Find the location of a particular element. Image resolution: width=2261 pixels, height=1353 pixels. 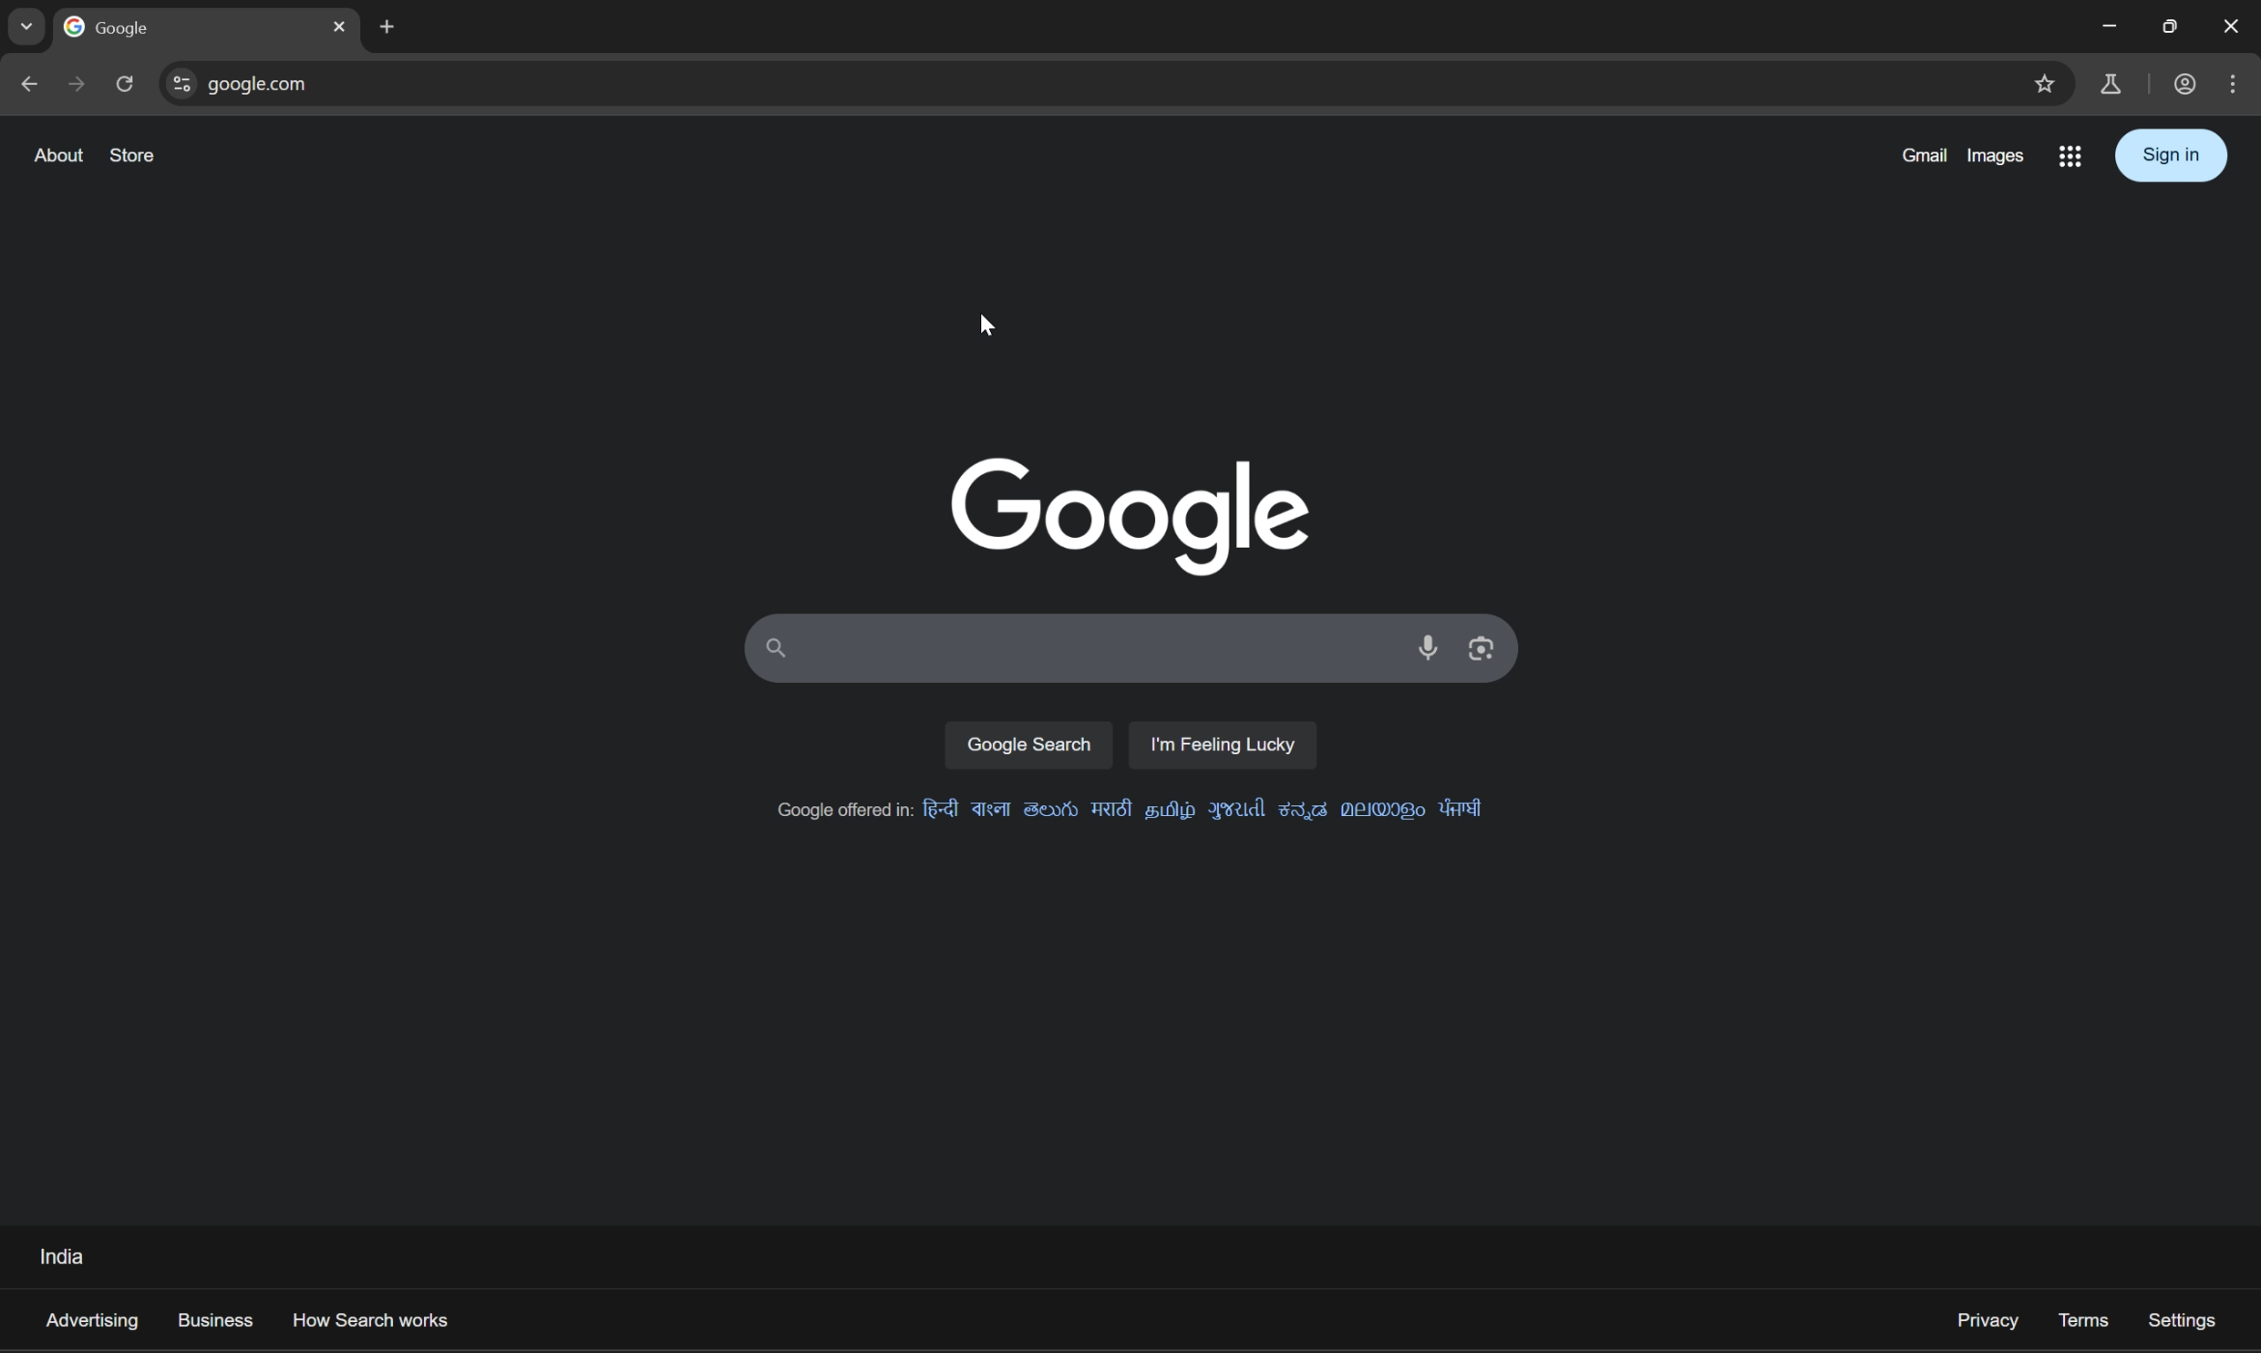

I'm feeling lucky is located at coordinates (1223, 743).